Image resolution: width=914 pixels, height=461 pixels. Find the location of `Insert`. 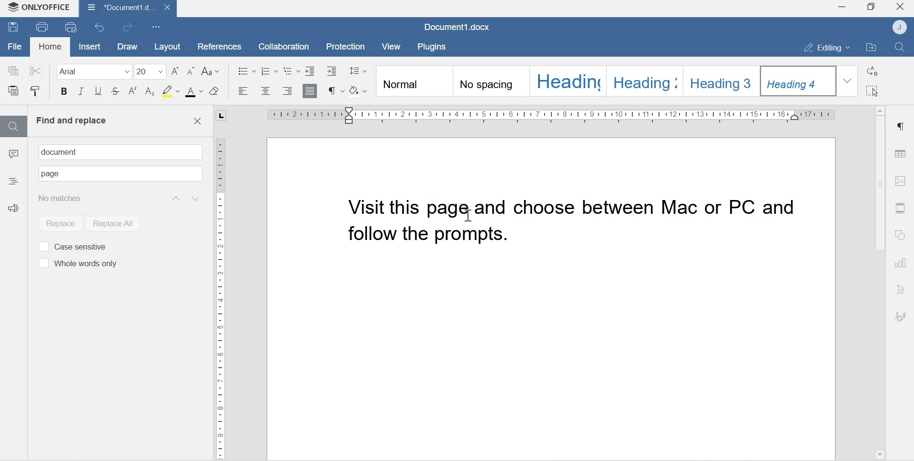

Insert is located at coordinates (88, 47).